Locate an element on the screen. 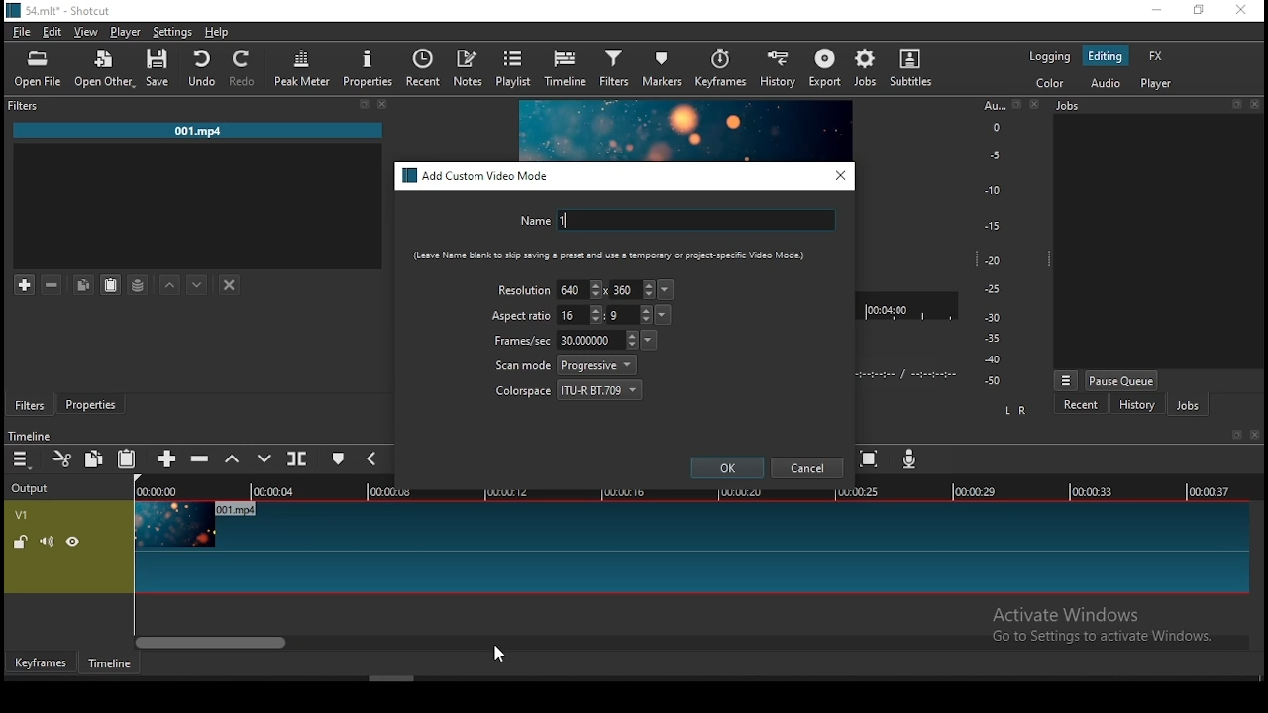 Image resolution: width=1268 pixels, height=713 pixels. save is located at coordinates (162, 68).